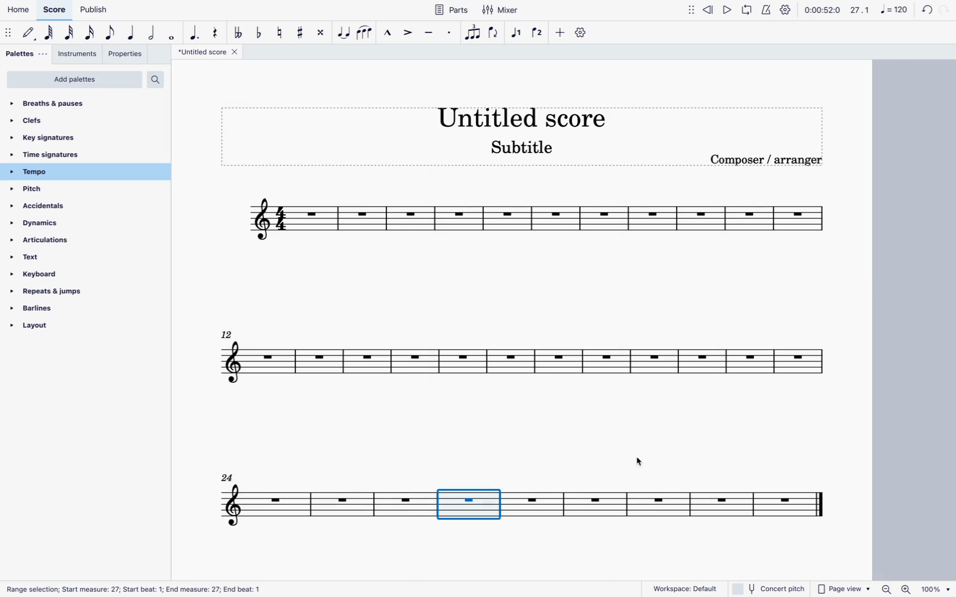 The height and width of the screenshot is (597, 956). Describe the element at coordinates (319, 32) in the screenshot. I see `toggle double sharp` at that location.